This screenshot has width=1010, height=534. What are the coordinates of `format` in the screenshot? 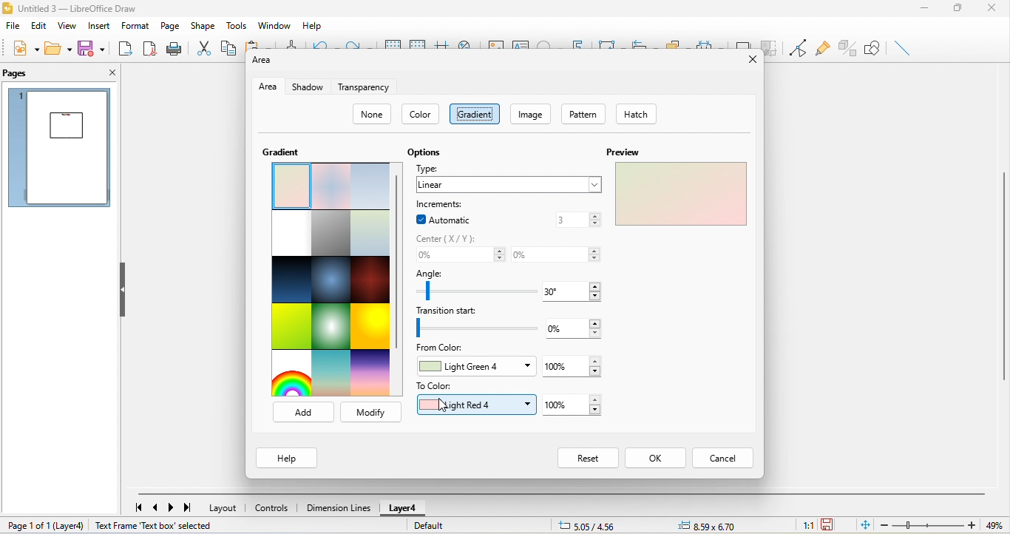 It's located at (133, 26).